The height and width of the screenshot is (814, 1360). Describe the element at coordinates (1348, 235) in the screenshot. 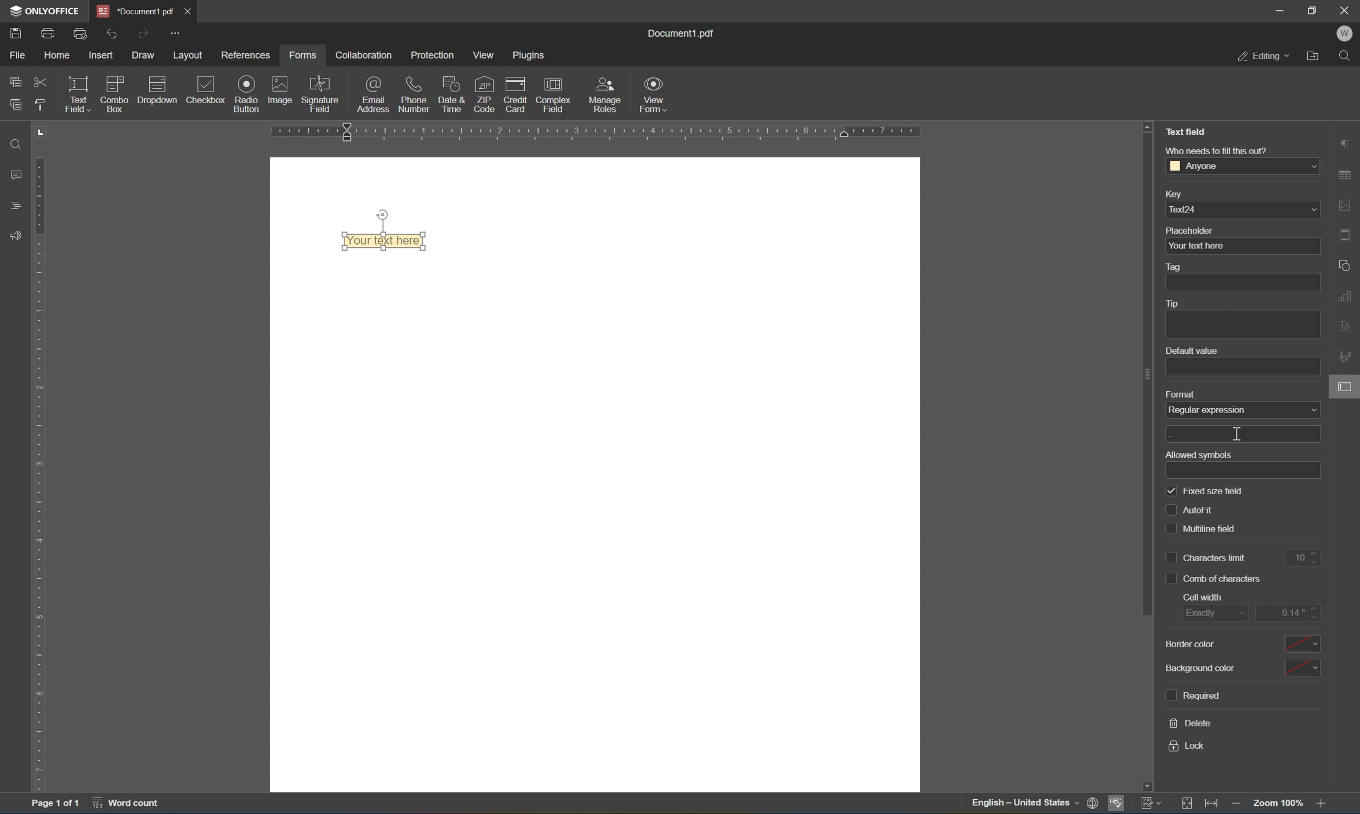

I see `header and footer settings` at that location.